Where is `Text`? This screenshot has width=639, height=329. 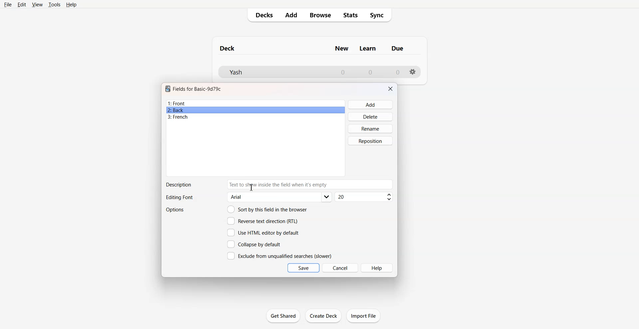
Text is located at coordinates (179, 198).